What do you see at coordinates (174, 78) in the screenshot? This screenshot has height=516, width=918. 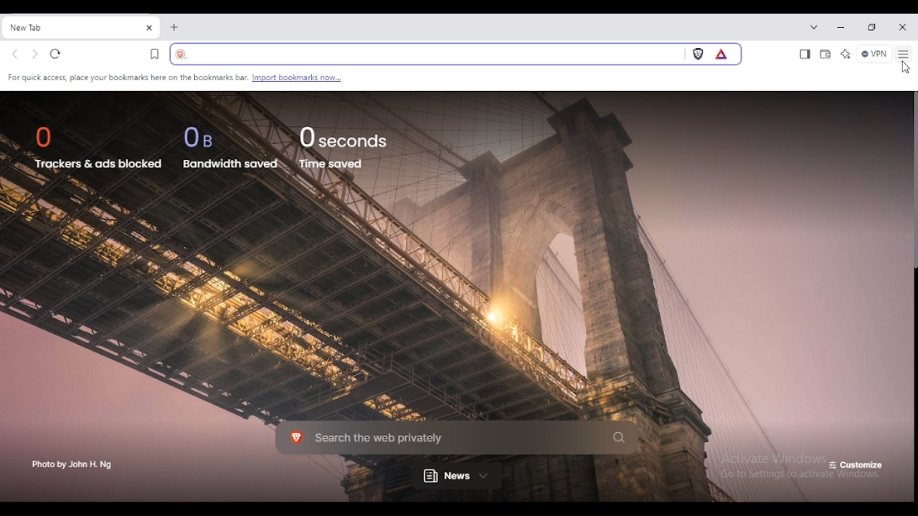 I see `bookmark settings` at bounding box center [174, 78].